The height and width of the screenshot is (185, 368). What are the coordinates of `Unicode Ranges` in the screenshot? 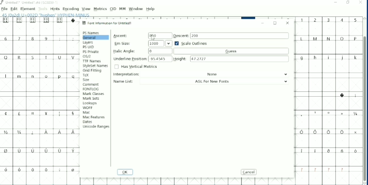 It's located at (96, 126).